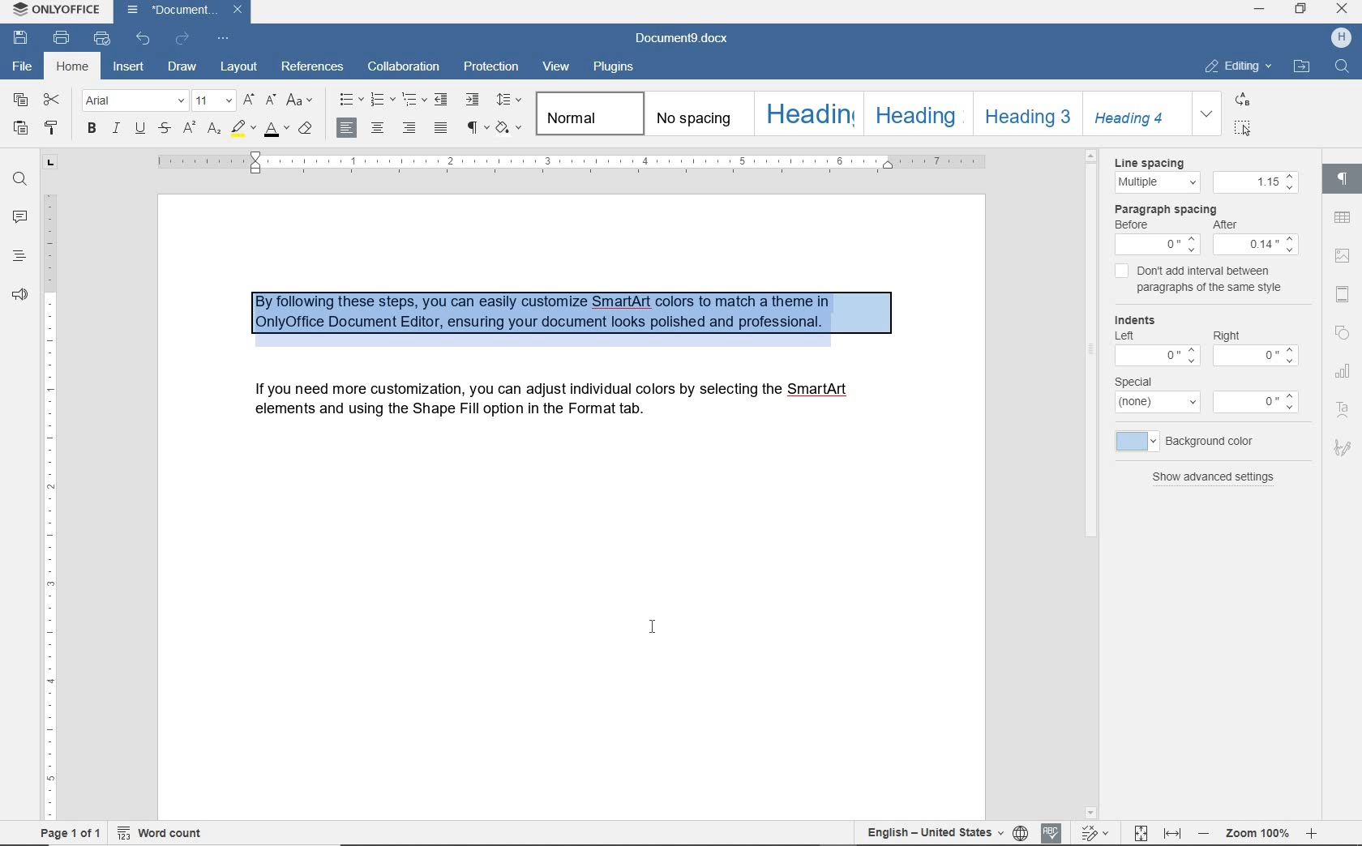 The height and width of the screenshot is (846, 1362). What do you see at coordinates (1343, 330) in the screenshot?
I see `shape` at bounding box center [1343, 330].